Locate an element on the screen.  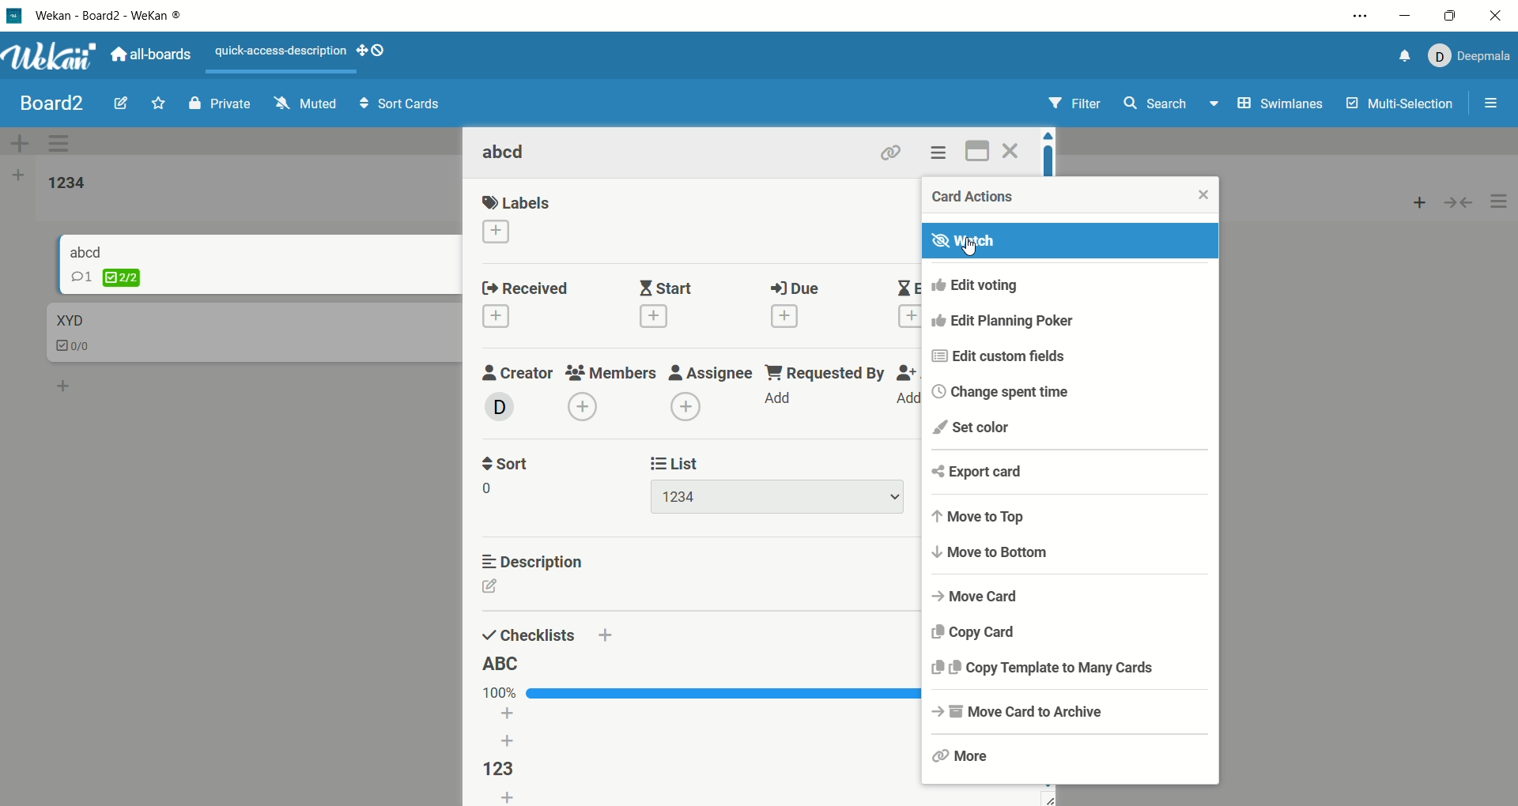
comment is located at coordinates (81, 279).